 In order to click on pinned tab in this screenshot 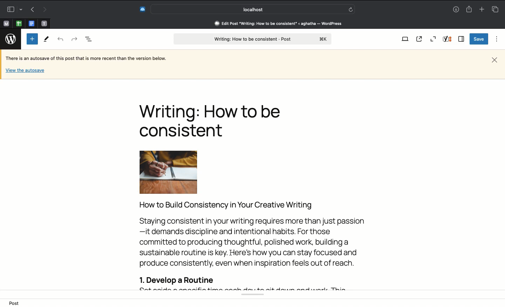, I will do `click(6, 23)`.